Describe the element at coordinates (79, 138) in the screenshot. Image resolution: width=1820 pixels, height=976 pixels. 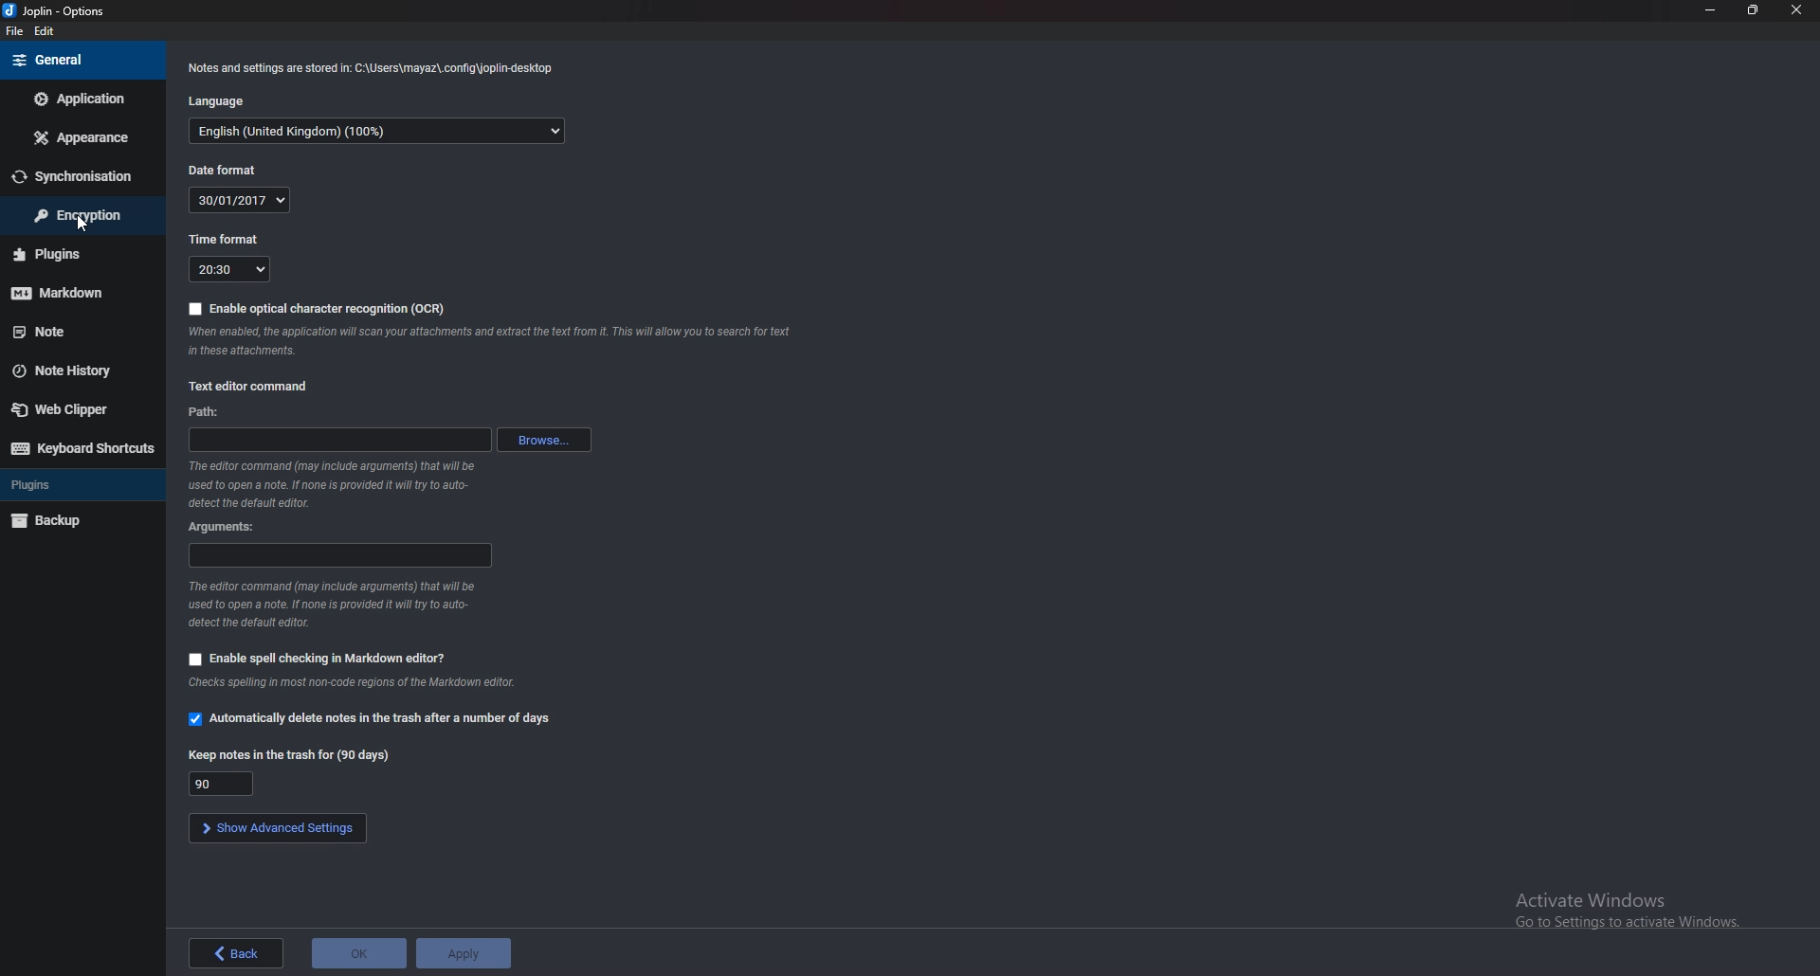
I see `appearance` at that location.